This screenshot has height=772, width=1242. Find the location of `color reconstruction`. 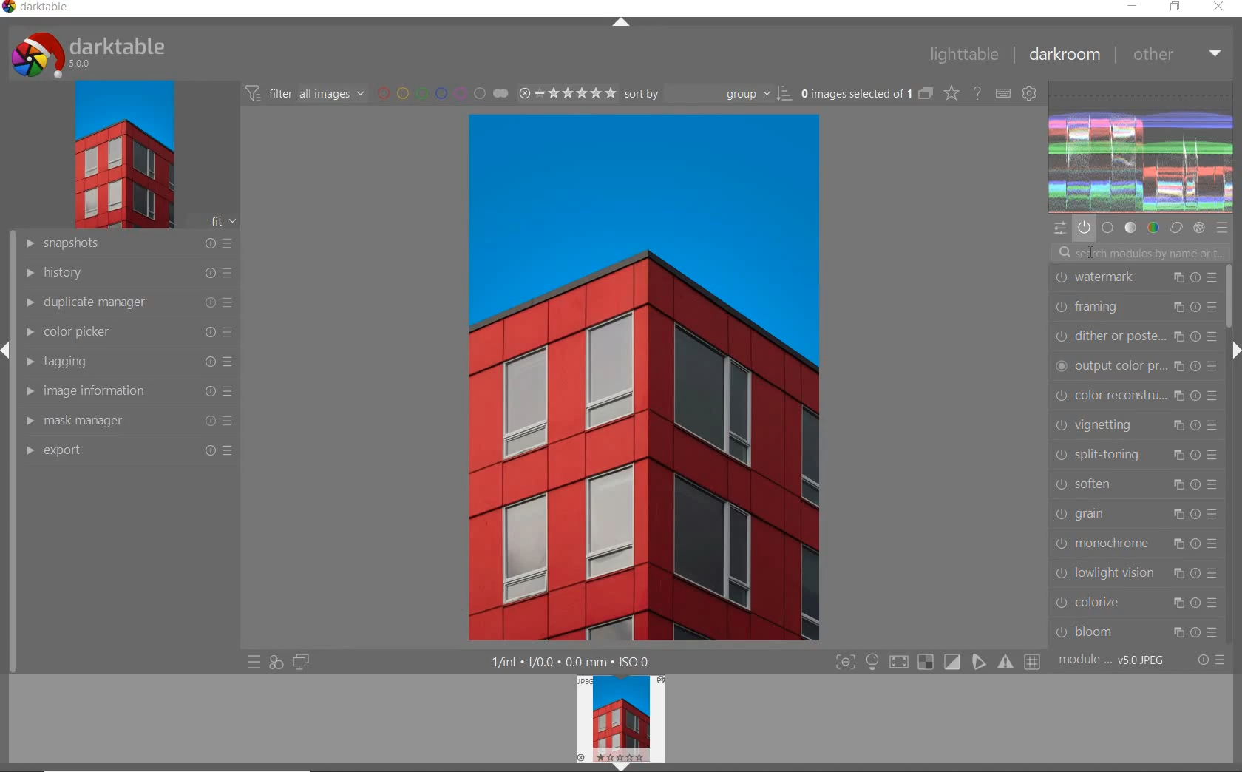

color reconstruction is located at coordinates (1134, 396).